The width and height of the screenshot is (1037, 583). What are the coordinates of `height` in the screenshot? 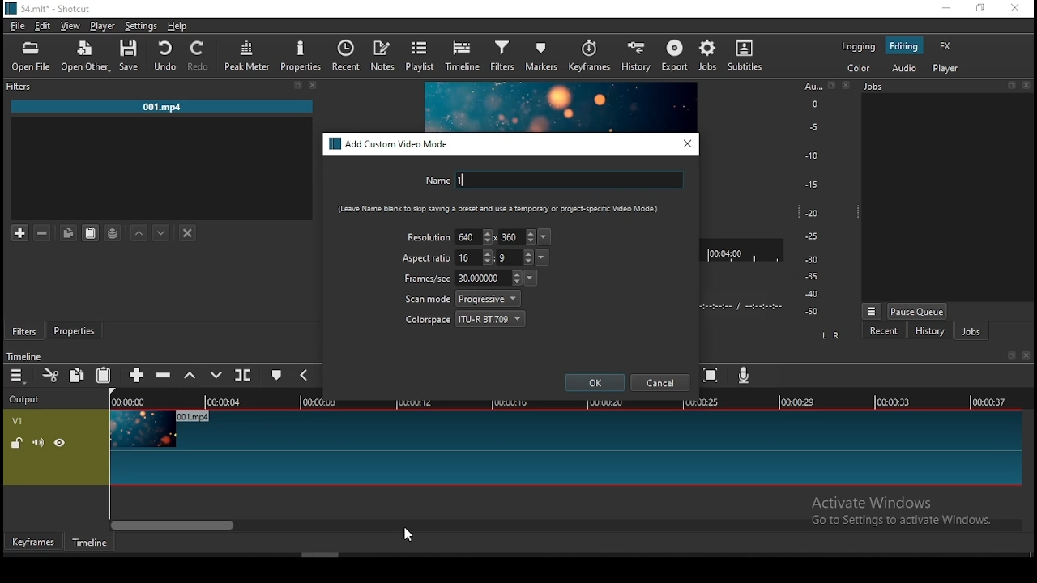 It's located at (518, 236).